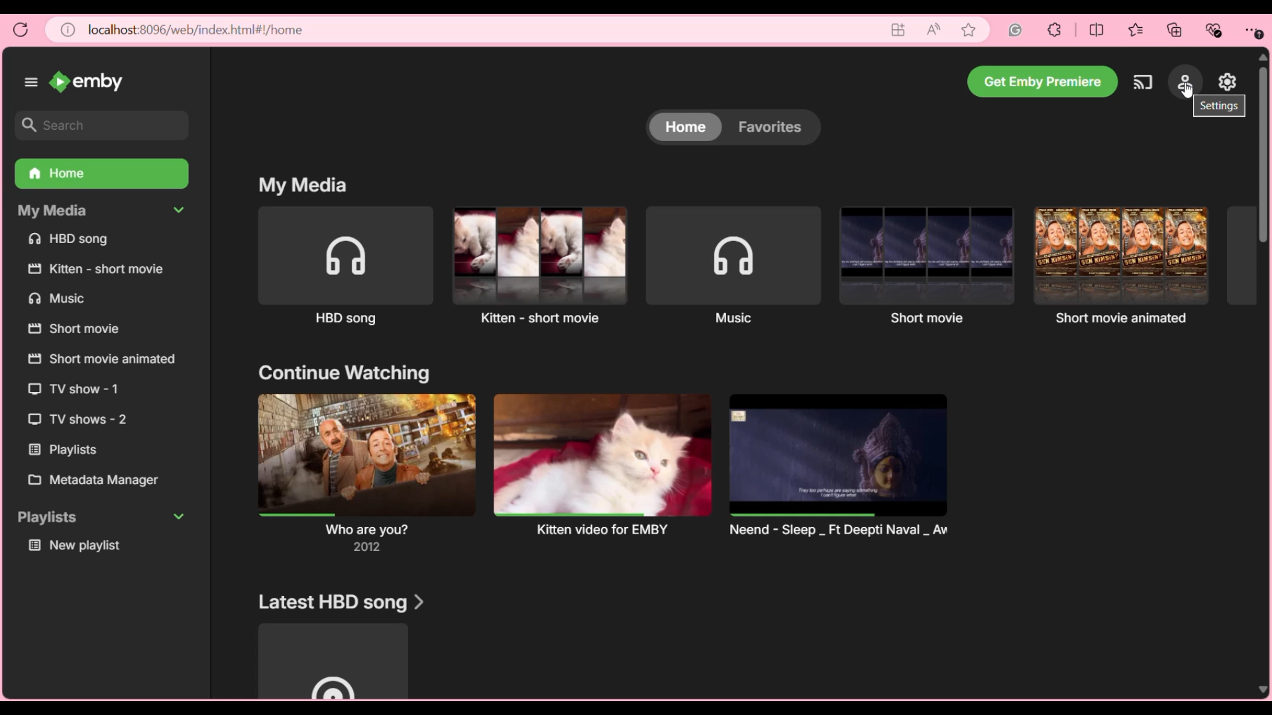 The width and height of the screenshot is (1272, 715). I want to click on View site information, so click(68, 30).